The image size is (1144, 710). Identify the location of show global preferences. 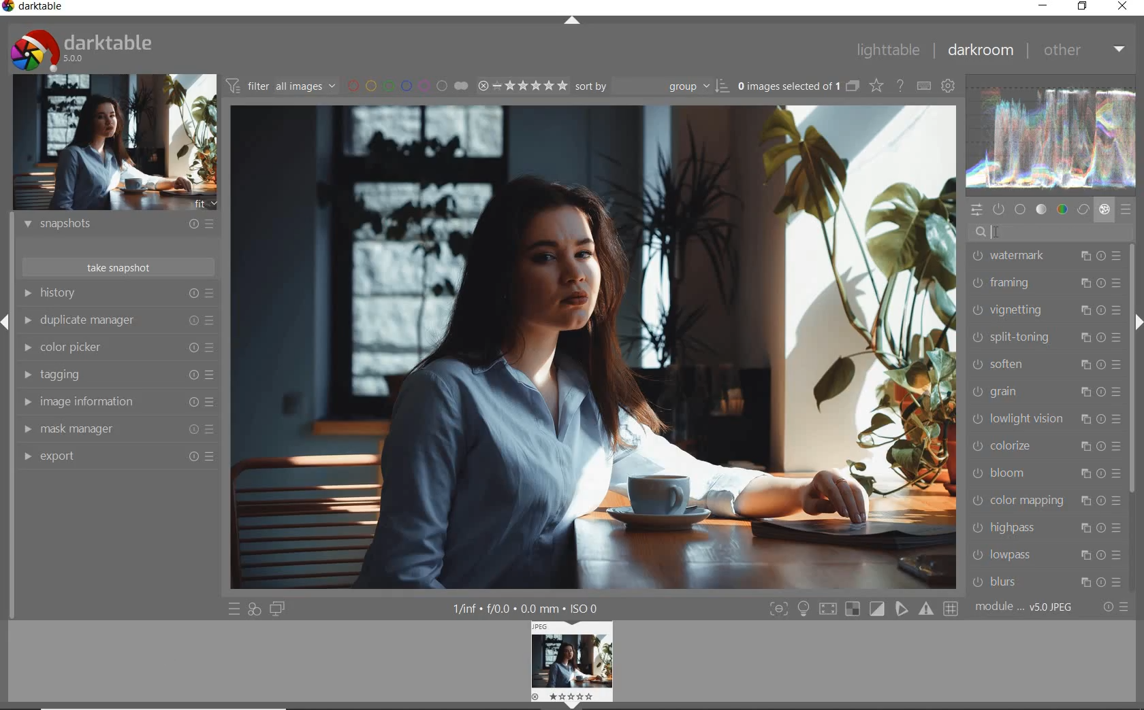
(949, 85).